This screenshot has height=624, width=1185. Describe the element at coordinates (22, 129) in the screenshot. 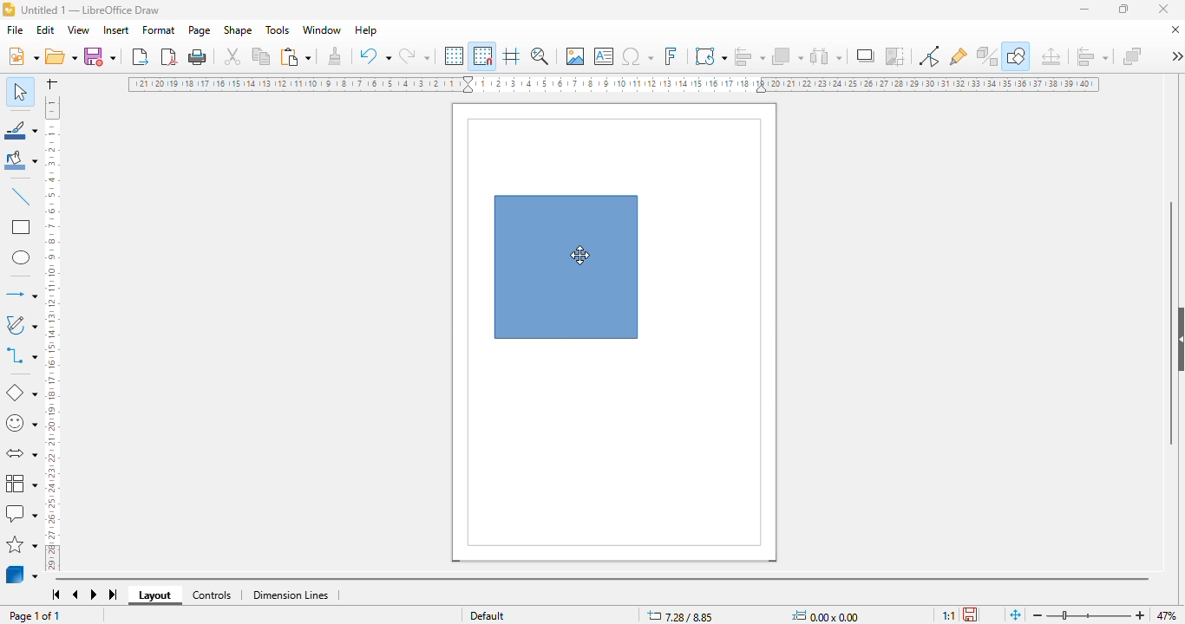

I see `line color` at that location.